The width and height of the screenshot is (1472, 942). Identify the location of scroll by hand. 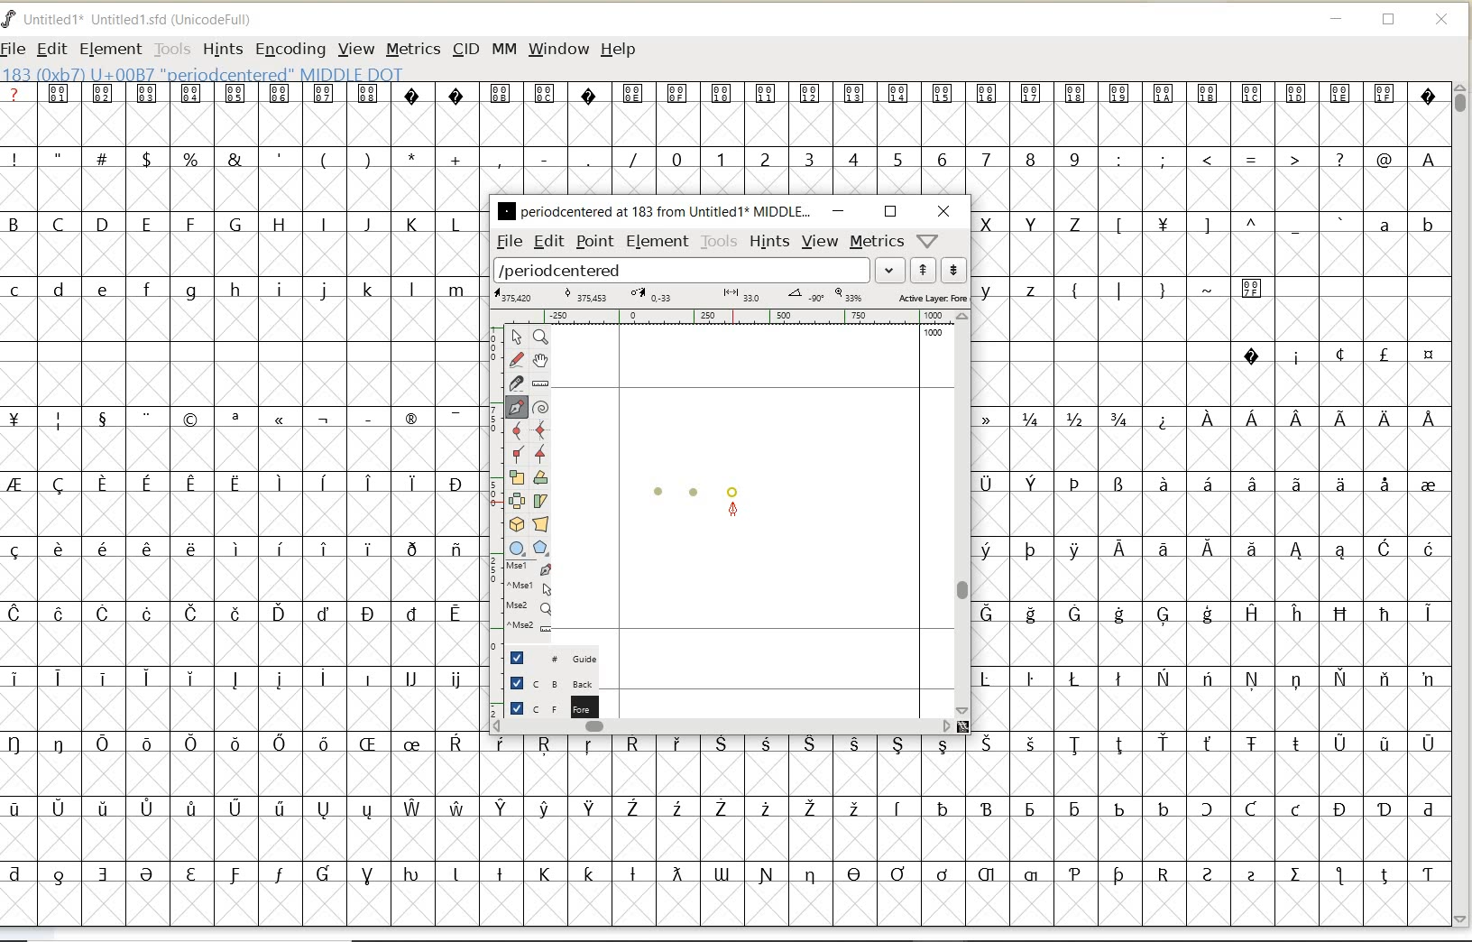
(539, 360).